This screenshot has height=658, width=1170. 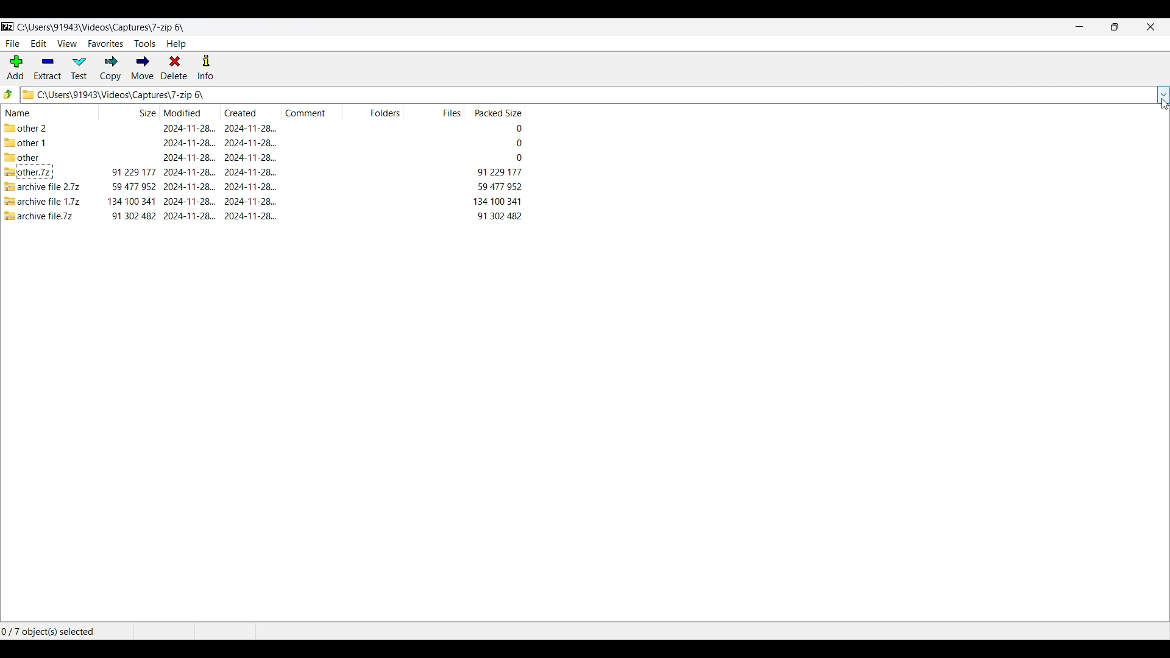 I want to click on Folders column, so click(x=374, y=112).